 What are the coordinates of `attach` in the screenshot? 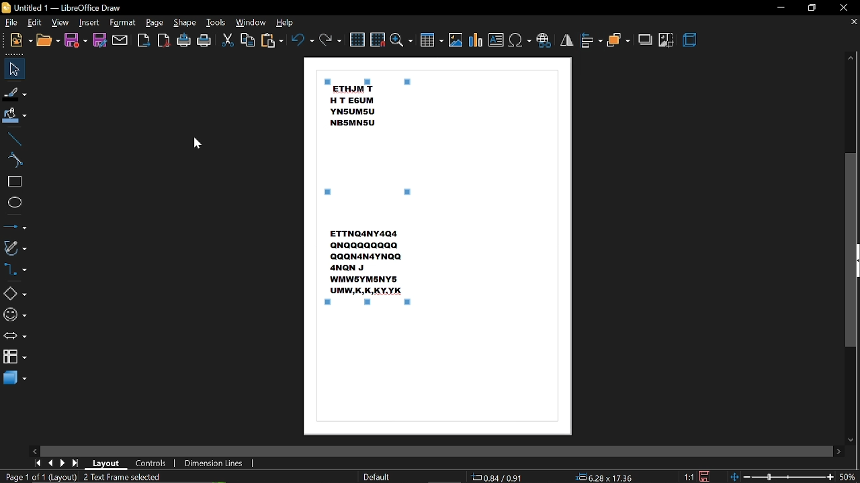 It's located at (121, 40).